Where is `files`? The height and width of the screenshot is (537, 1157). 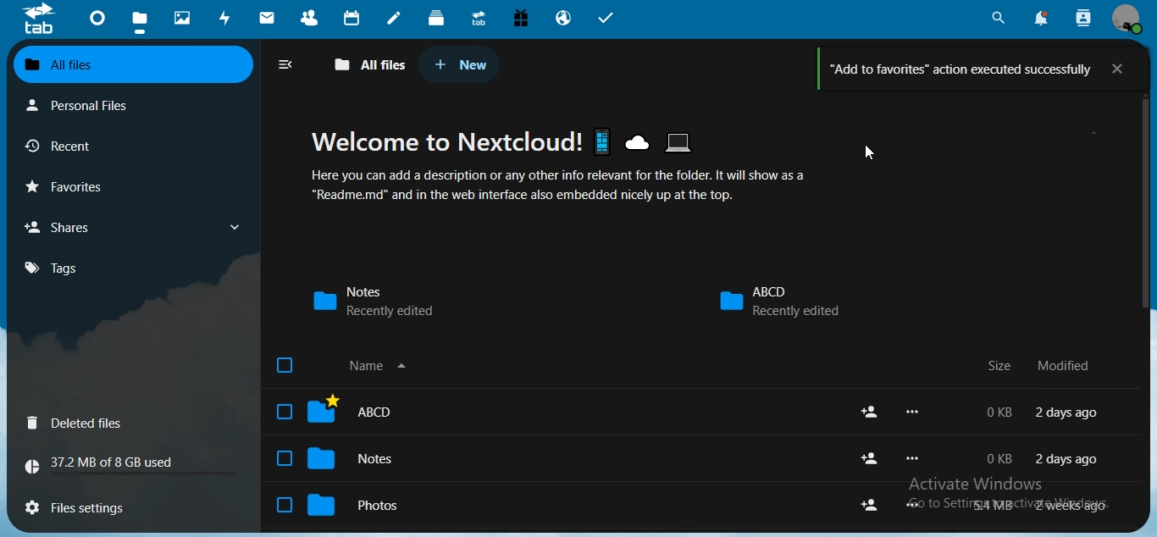
files is located at coordinates (142, 16).